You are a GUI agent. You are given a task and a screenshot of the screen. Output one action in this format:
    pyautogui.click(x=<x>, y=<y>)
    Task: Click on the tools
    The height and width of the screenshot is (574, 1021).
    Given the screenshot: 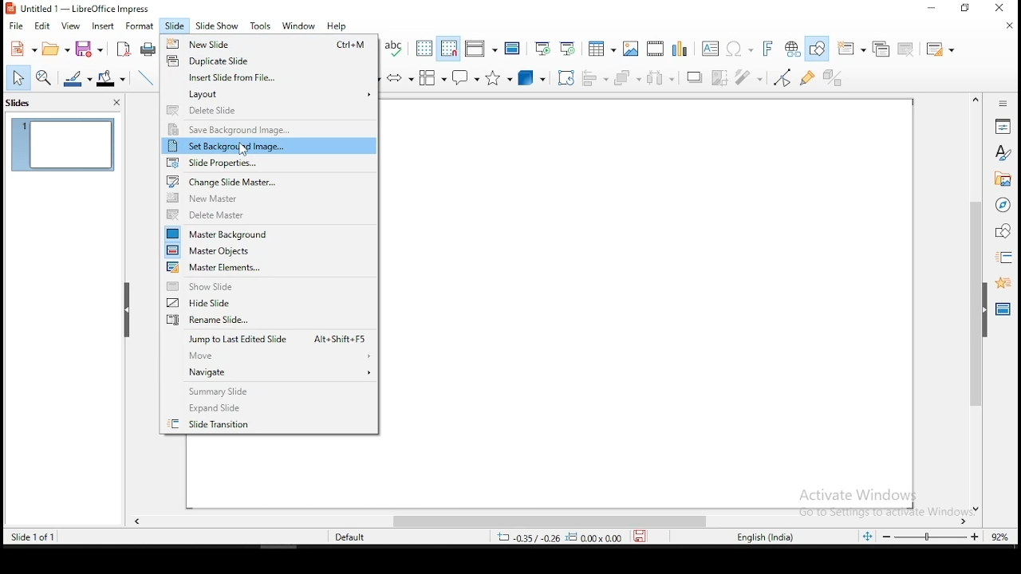 What is the action you would take?
    pyautogui.click(x=262, y=26)
    